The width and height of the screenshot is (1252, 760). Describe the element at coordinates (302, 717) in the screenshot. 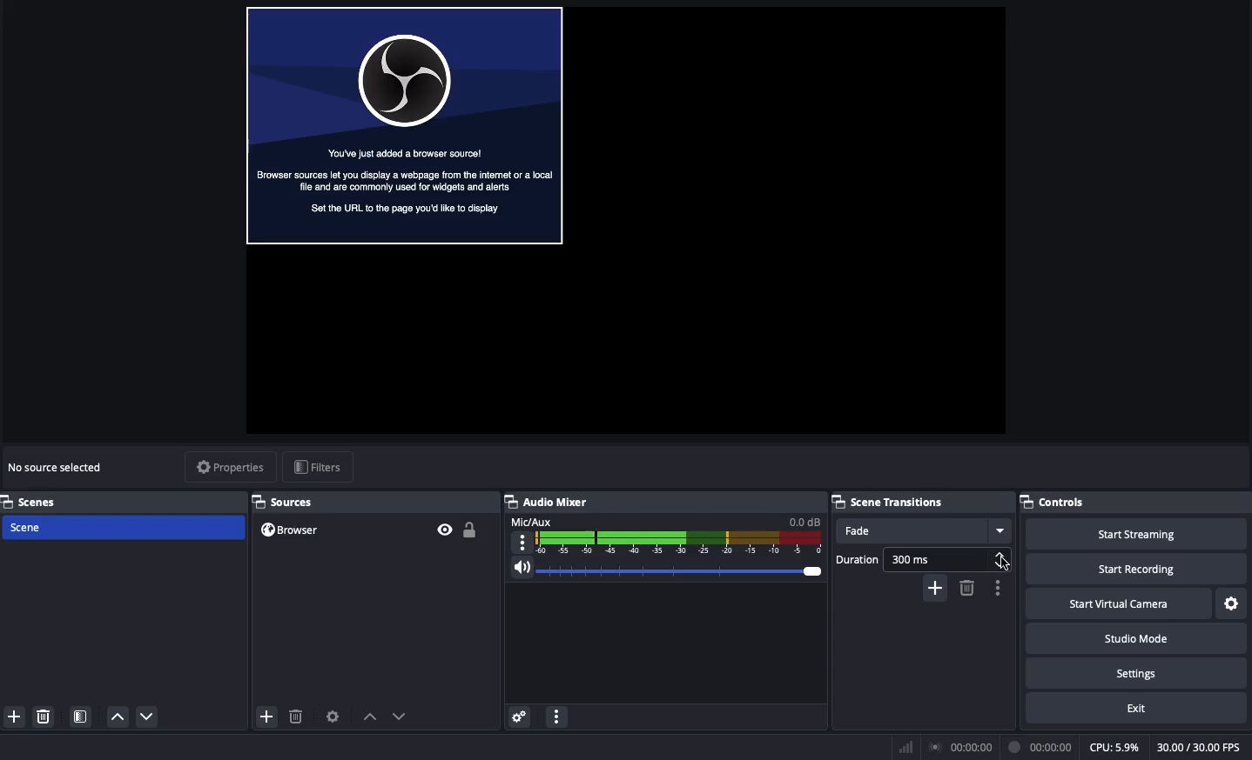

I see `delete` at that location.